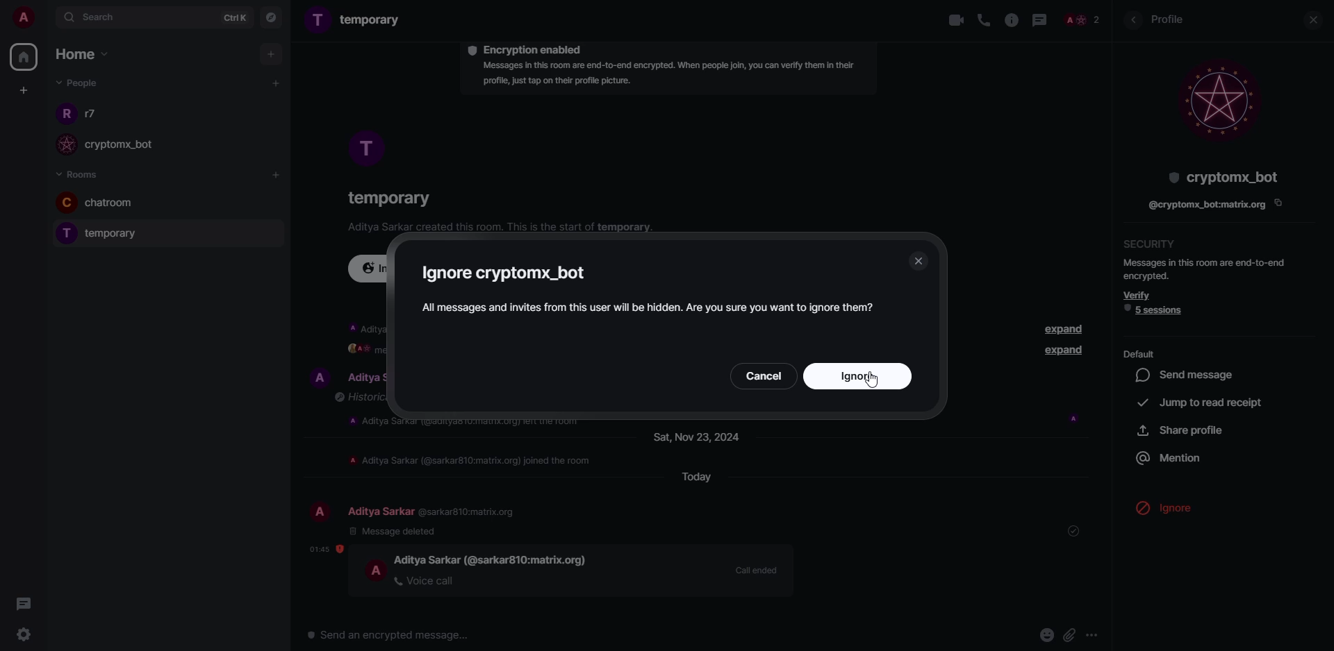 The height and width of the screenshot is (651, 1334). Describe the element at coordinates (318, 375) in the screenshot. I see `profile` at that location.